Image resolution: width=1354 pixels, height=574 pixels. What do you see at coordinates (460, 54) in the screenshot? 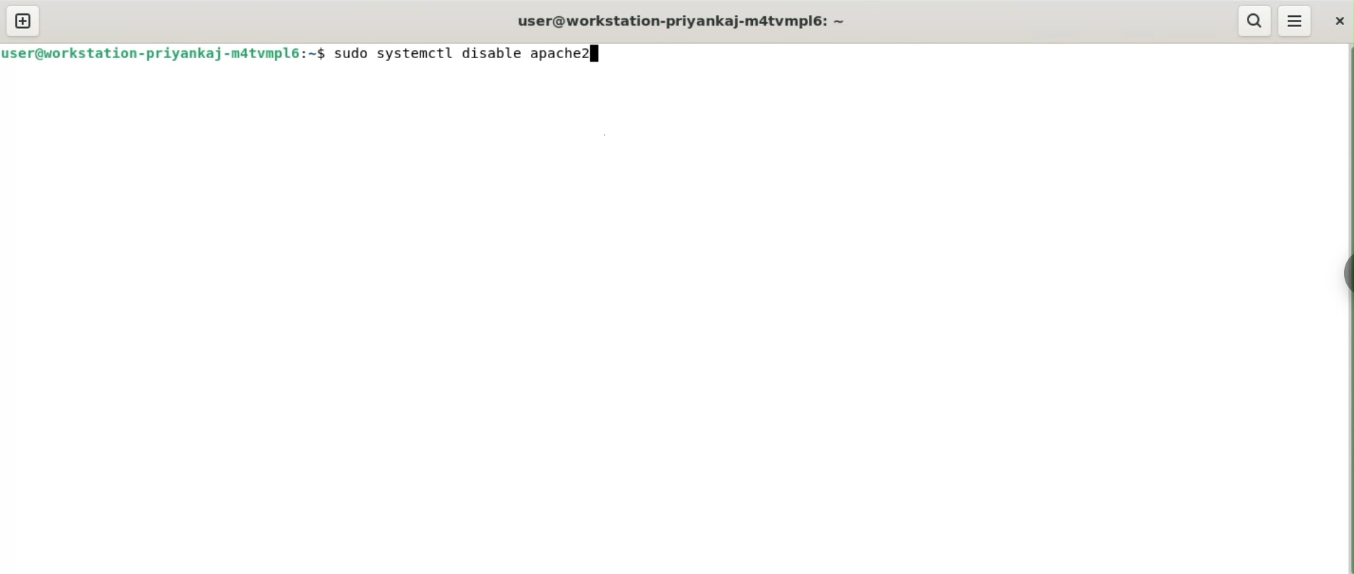
I see `sudo systemctl disable apache2` at bounding box center [460, 54].